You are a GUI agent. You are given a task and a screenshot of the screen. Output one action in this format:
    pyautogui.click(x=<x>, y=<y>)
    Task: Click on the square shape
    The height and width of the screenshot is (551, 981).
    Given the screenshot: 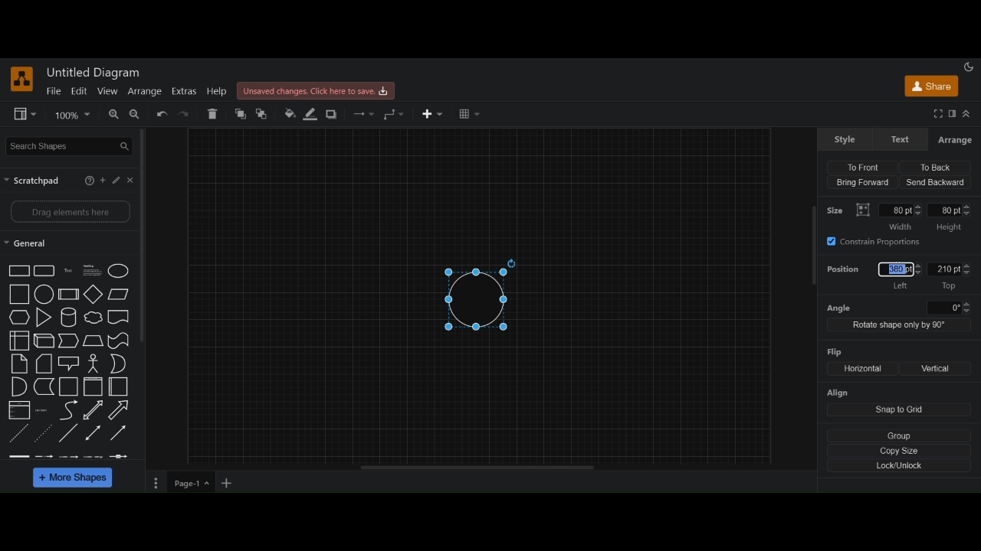 What is the action you would take?
    pyautogui.click(x=94, y=387)
    